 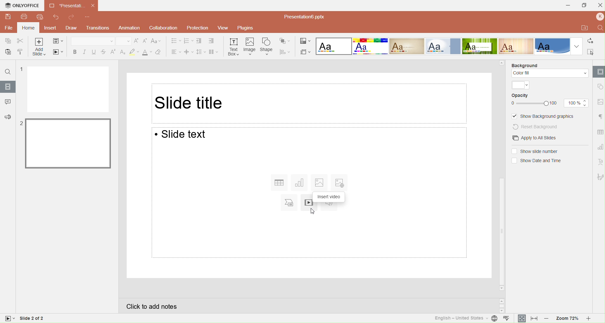 What do you see at coordinates (443, 46) in the screenshot?
I see `Official` at bounding box center [443, 46].